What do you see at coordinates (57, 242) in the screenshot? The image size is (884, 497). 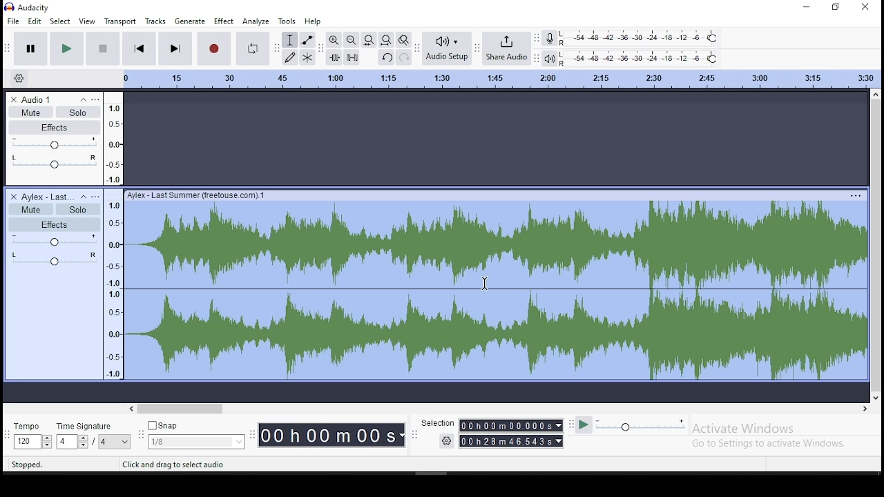 I see `volume` at bounding box center [57, 242].